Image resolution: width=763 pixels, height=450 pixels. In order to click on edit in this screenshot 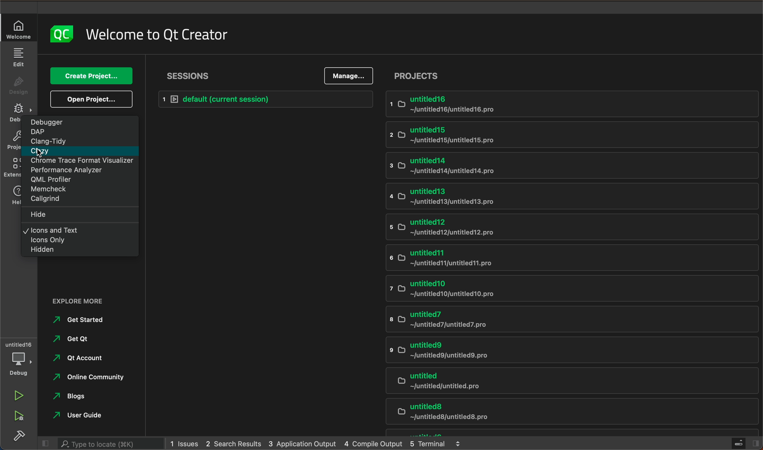, I will do `click(19, 57)`.